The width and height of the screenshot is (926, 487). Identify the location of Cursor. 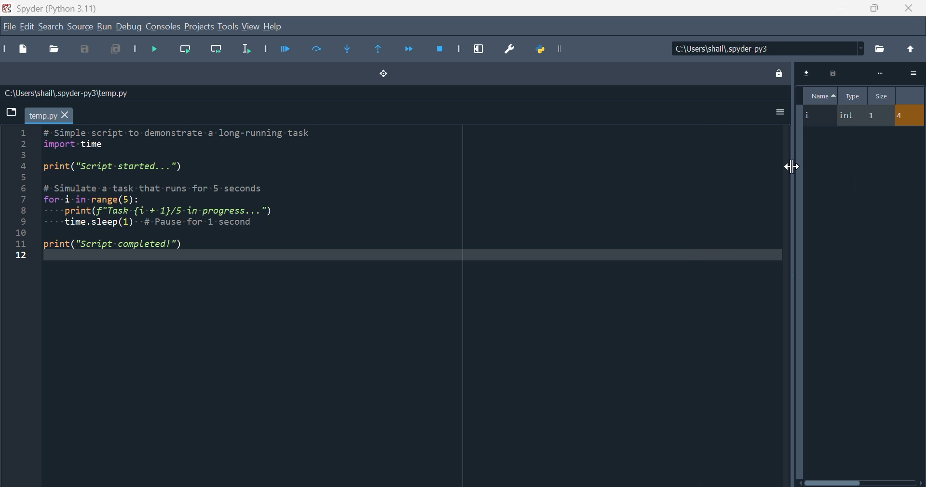
(790, 164).